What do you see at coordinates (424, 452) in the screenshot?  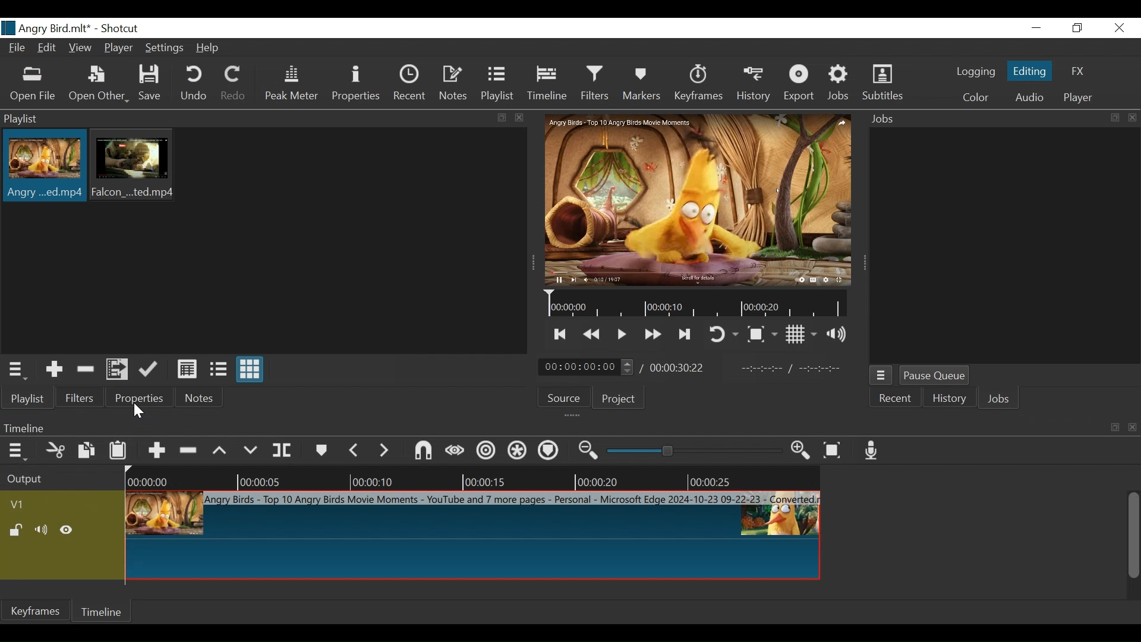 I see `Snap` at bounding box center [424, 452].